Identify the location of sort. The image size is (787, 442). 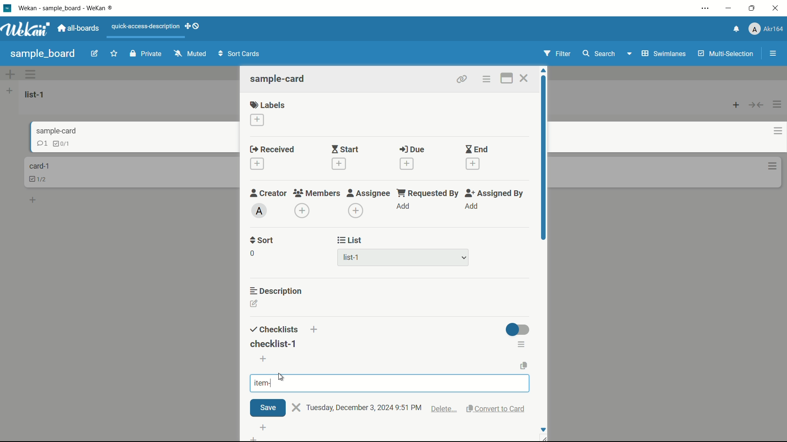
(262, 241).